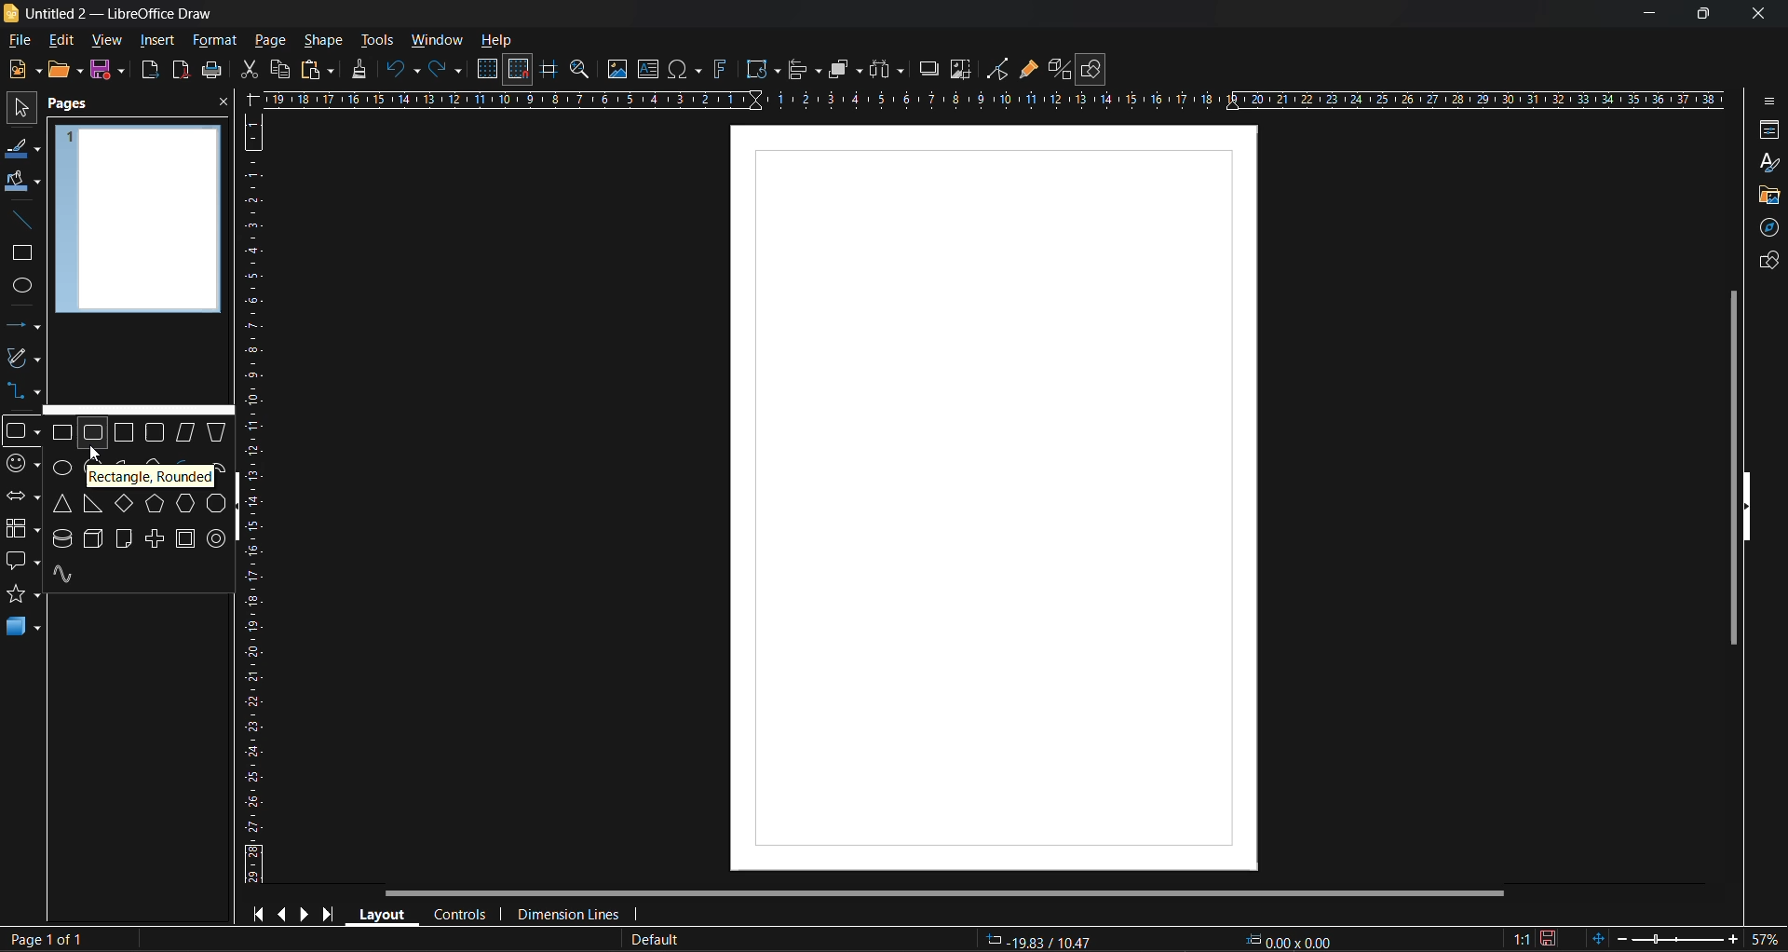  What do you see at coordinates (992, 100) in the screenshot?
I see `horizontal scale` at bounding box center [992, 100].